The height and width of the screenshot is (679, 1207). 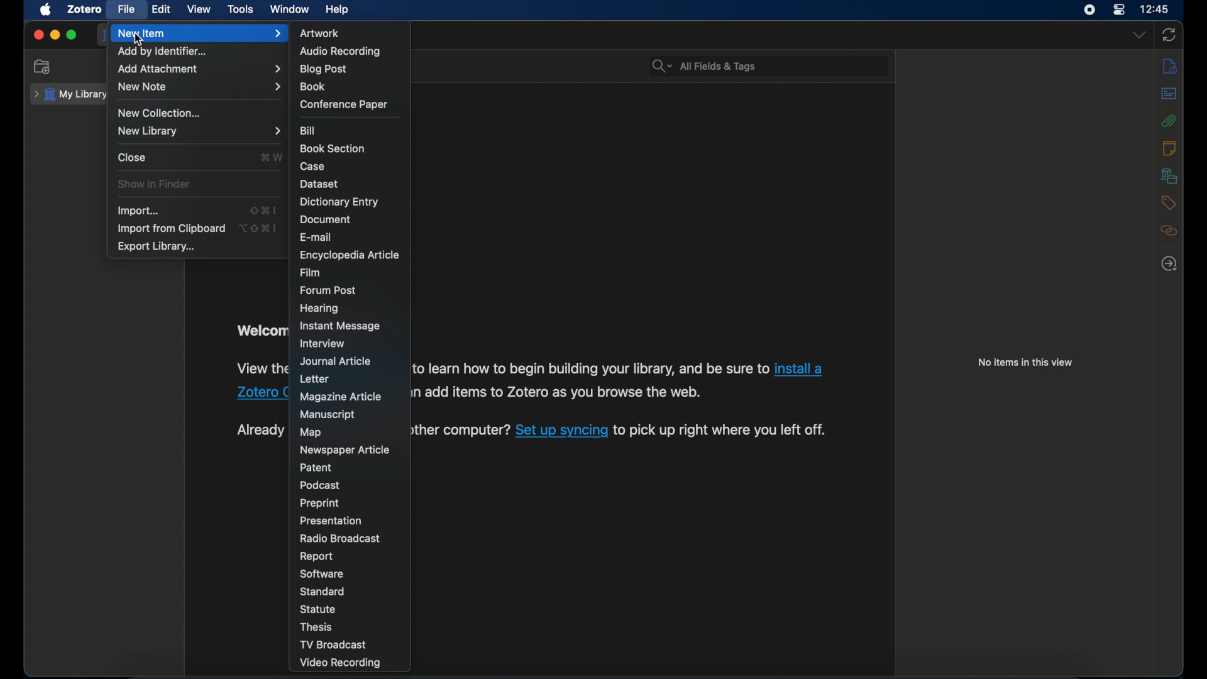 What do you see at coordinates (317, 466) in the screenshot?
I see `patent` at bounding box center [317, 466].